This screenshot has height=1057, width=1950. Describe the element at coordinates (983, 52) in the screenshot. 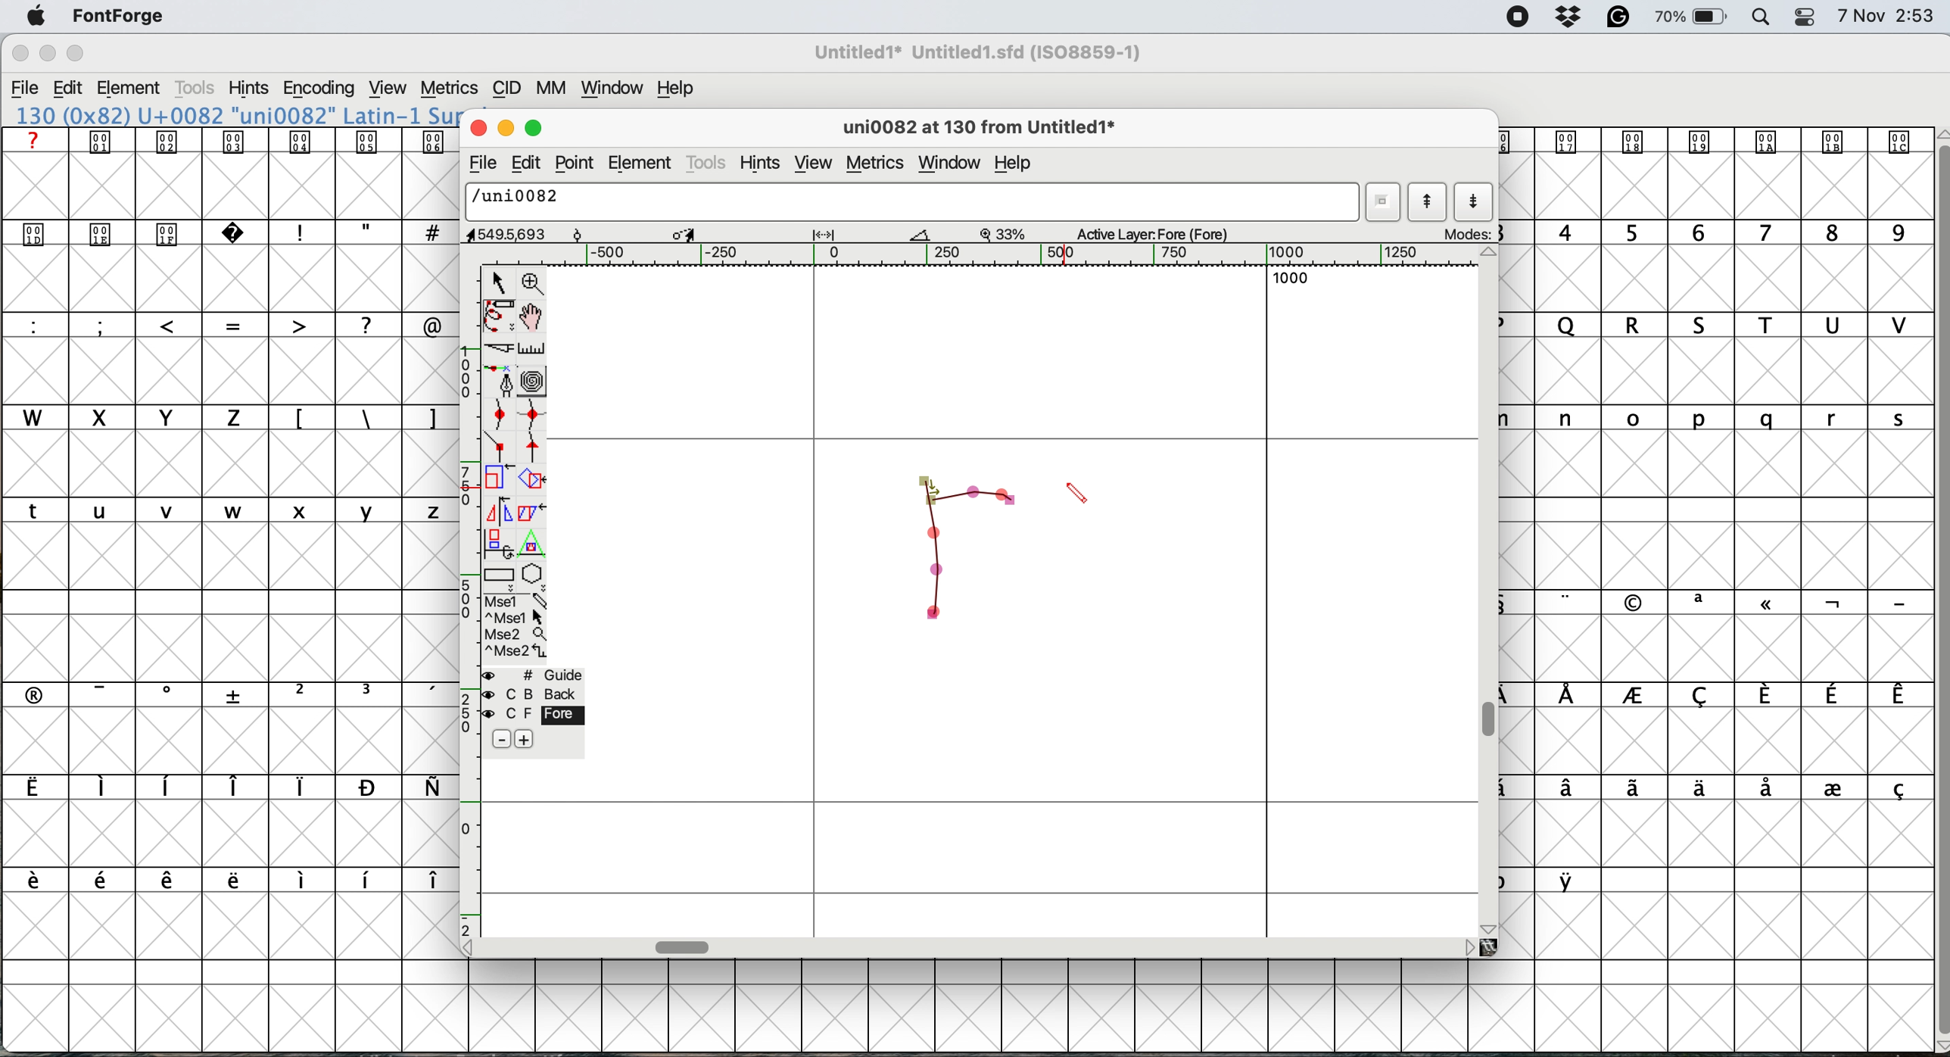

I see `font name` at that location.